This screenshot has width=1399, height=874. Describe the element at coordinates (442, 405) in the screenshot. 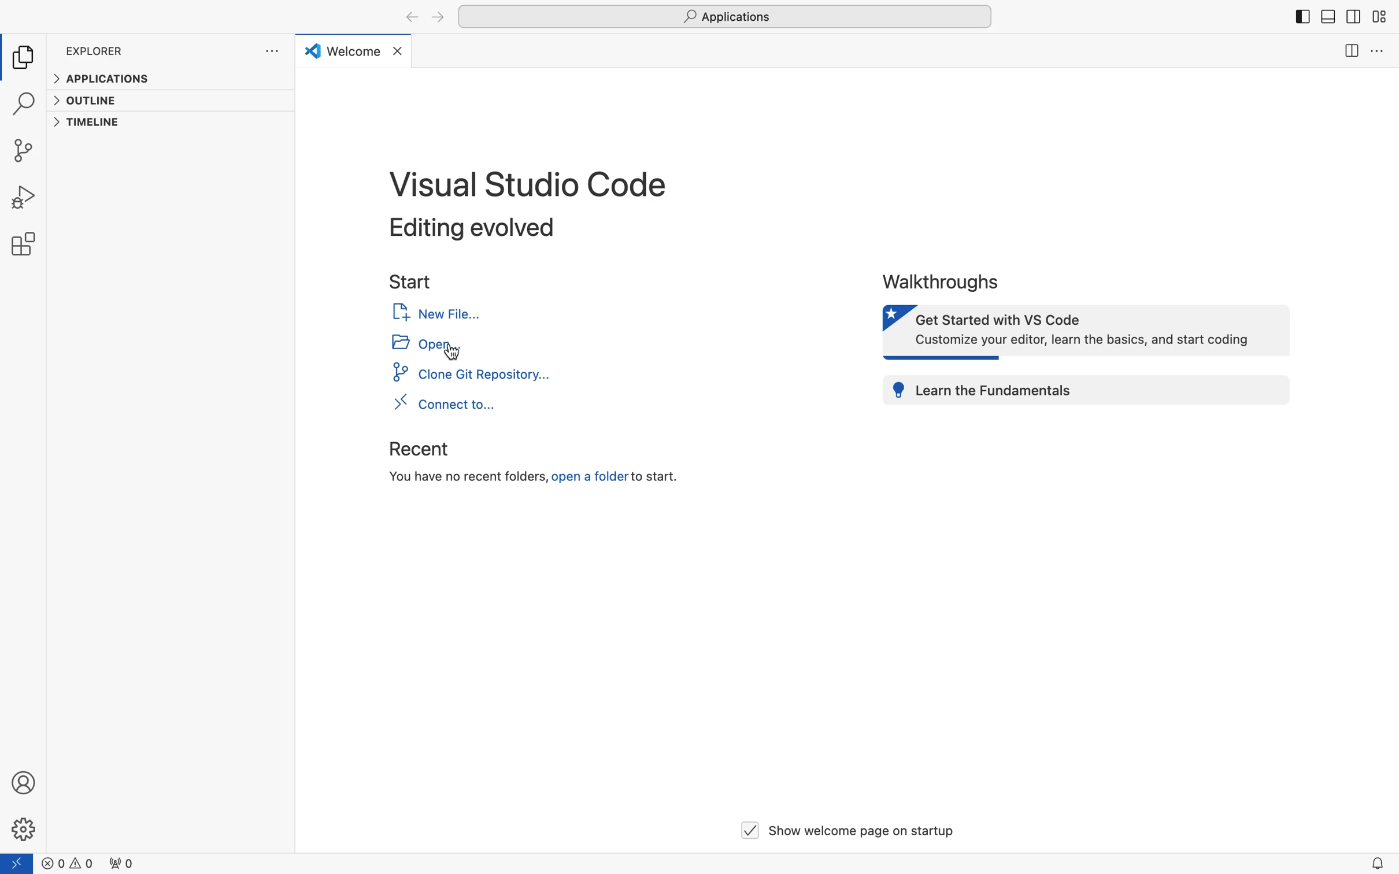

I see `connect to` at that location.